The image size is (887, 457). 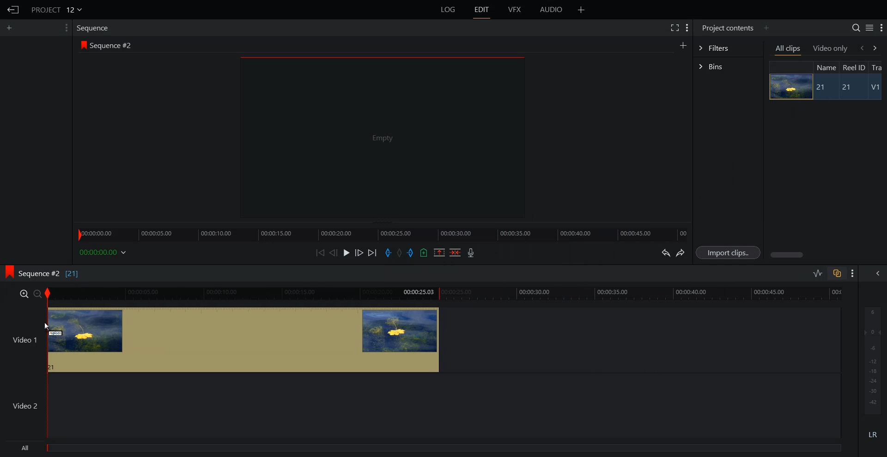 What do you see at coordinates (482, 10) in the screenshot?
I see `EDIT` at bounding box center [482, 10].